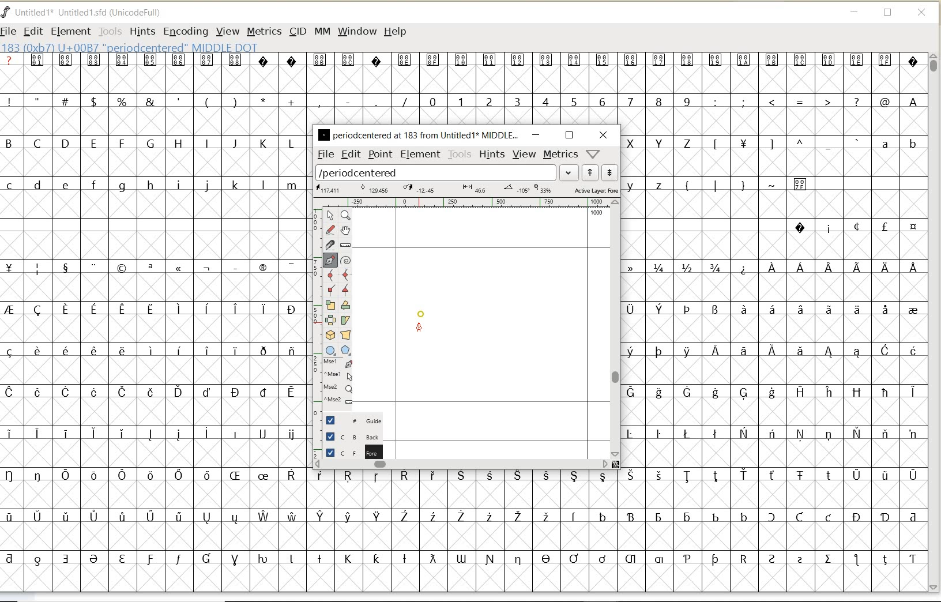 This screenshot has height=602, width=941. Describe the element at coordinates (345, 230) in the screenshot. I see `scroll by hand` at that location.